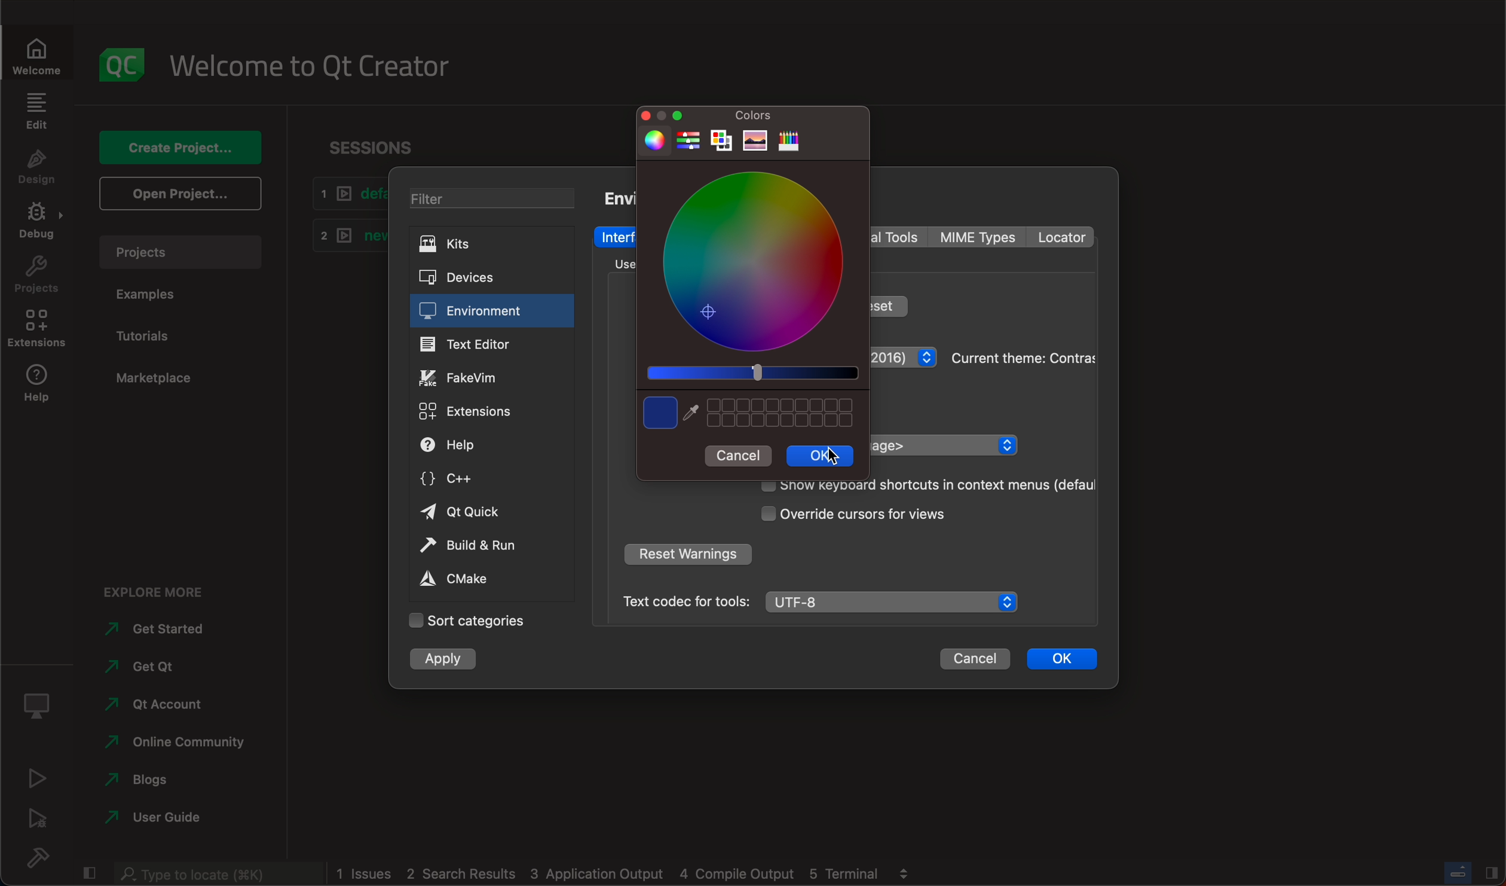 The width and height of the screenshot is (1506, 886). Describe the element at coordinates (153, 703) in the screenshot. I see `qt` at that location.